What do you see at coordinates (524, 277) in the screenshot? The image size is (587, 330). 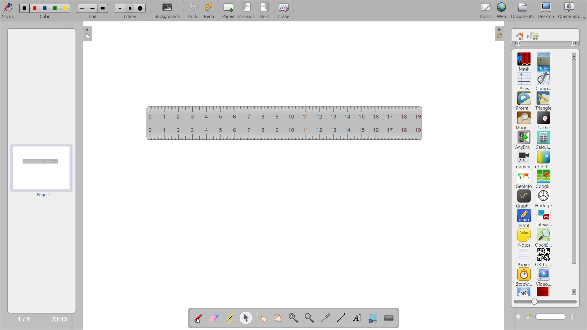 I see `stopwatch` at bounding box center [524, 277].